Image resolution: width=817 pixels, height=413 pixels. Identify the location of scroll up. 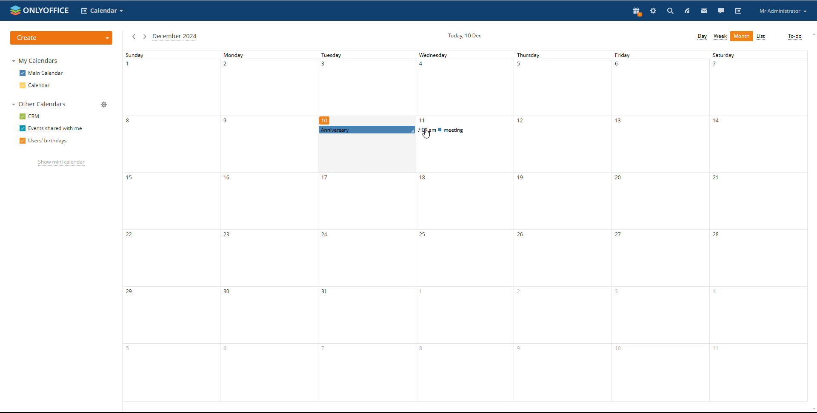
(812, 34).